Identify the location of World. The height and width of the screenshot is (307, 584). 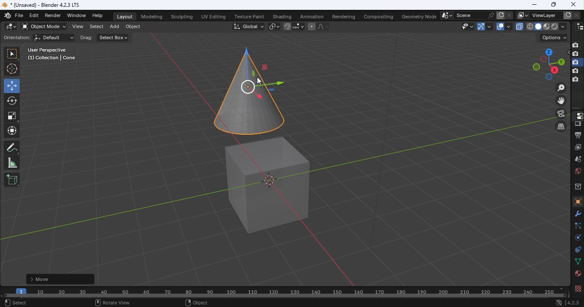
(577, 171).